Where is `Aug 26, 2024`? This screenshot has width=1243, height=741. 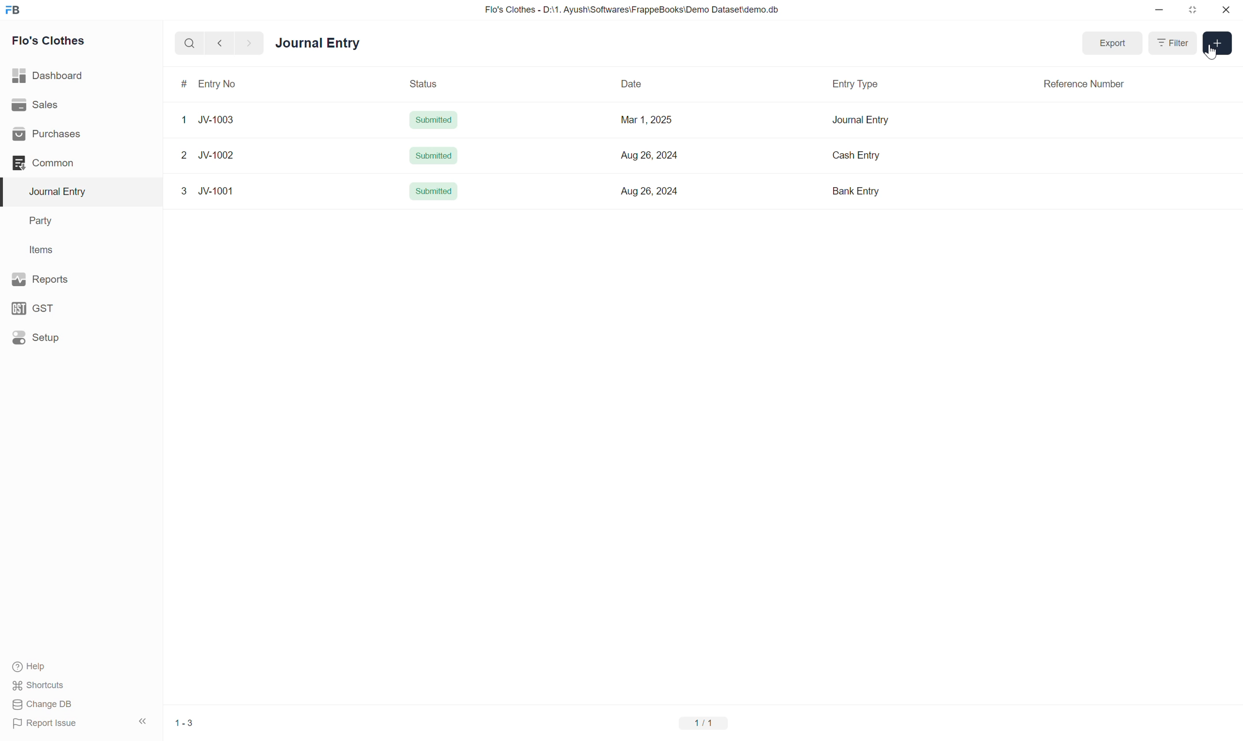 Aug 26, 2024 is located at coordinates (651, 155).